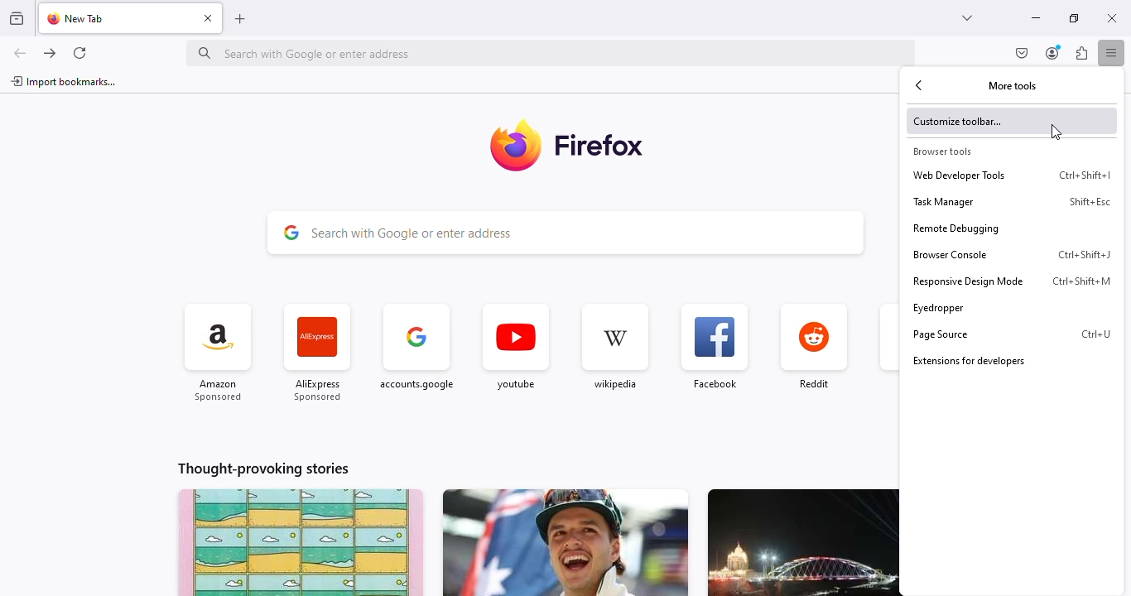 This screenshot has height=596, width=1131. I want to click on shortcut for web developer tools, so click(1085, 175).